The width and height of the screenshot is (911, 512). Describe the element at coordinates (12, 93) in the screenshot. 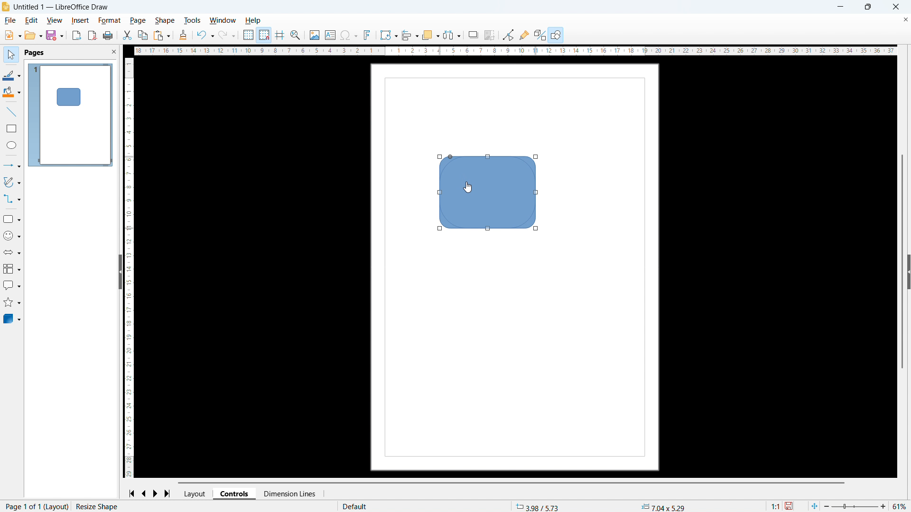

I see `Background colour ` at that location.